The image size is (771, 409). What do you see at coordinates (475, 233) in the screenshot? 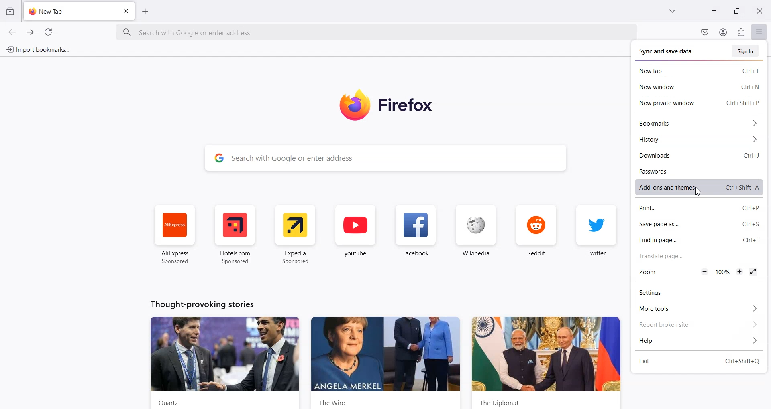
I see `Wikipedia` at bounding box center [475, 233].